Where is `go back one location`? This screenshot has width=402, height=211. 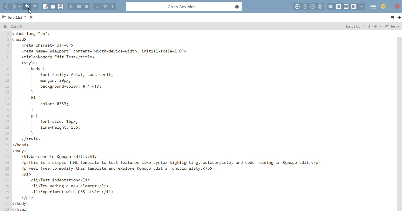 go back one location is located at coordinates (6, 7).